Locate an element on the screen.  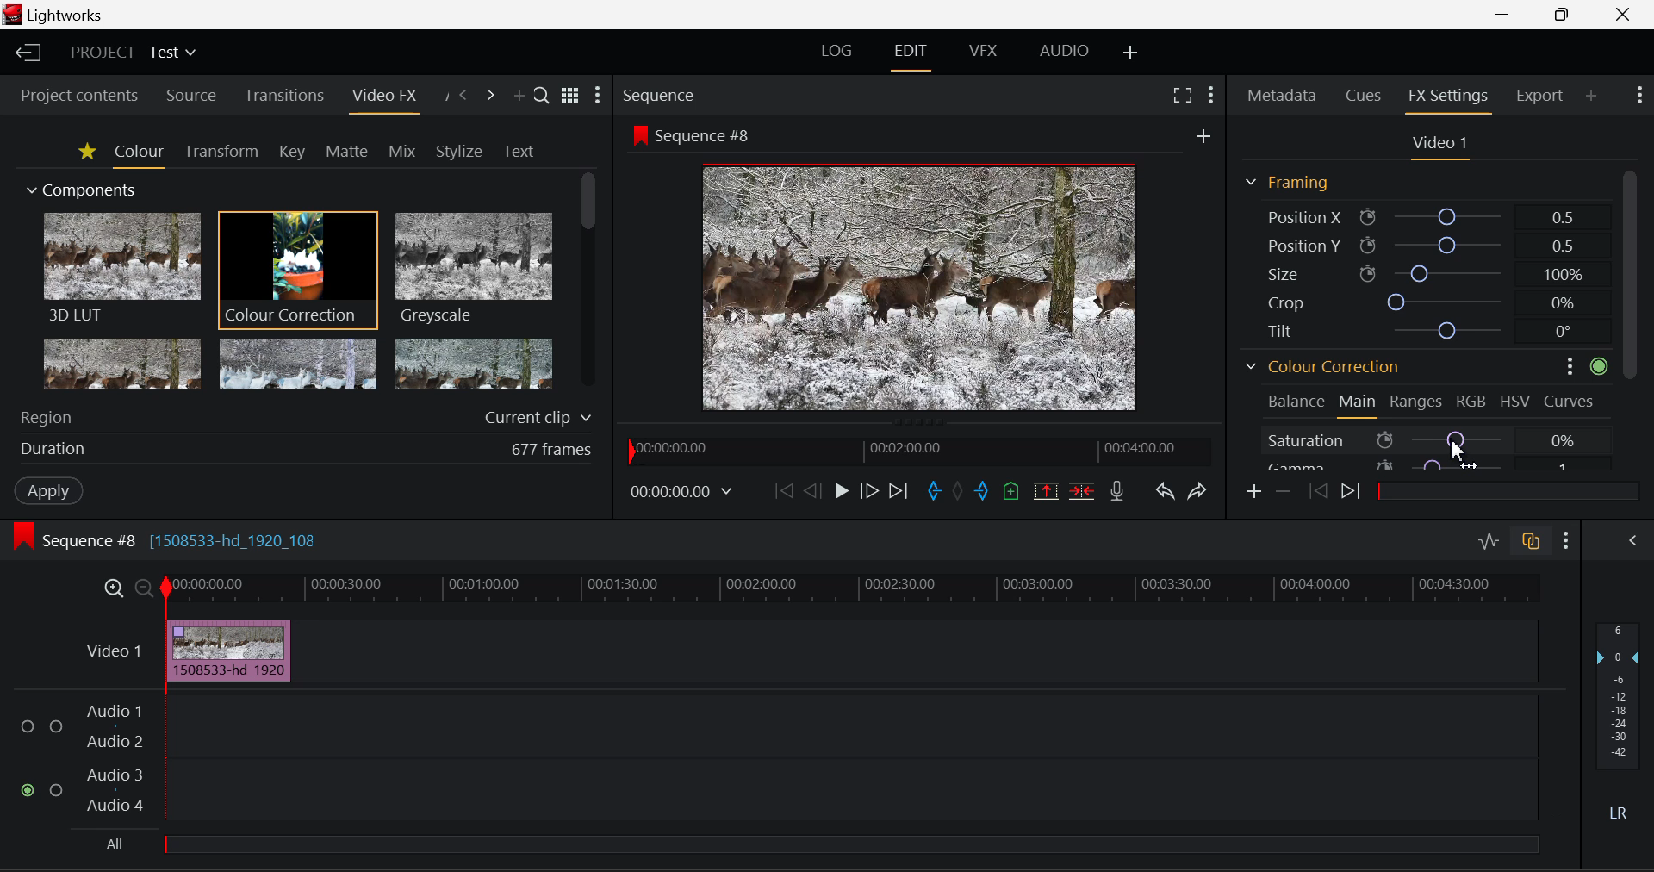
Window Title is located at coordinates (59, 15).